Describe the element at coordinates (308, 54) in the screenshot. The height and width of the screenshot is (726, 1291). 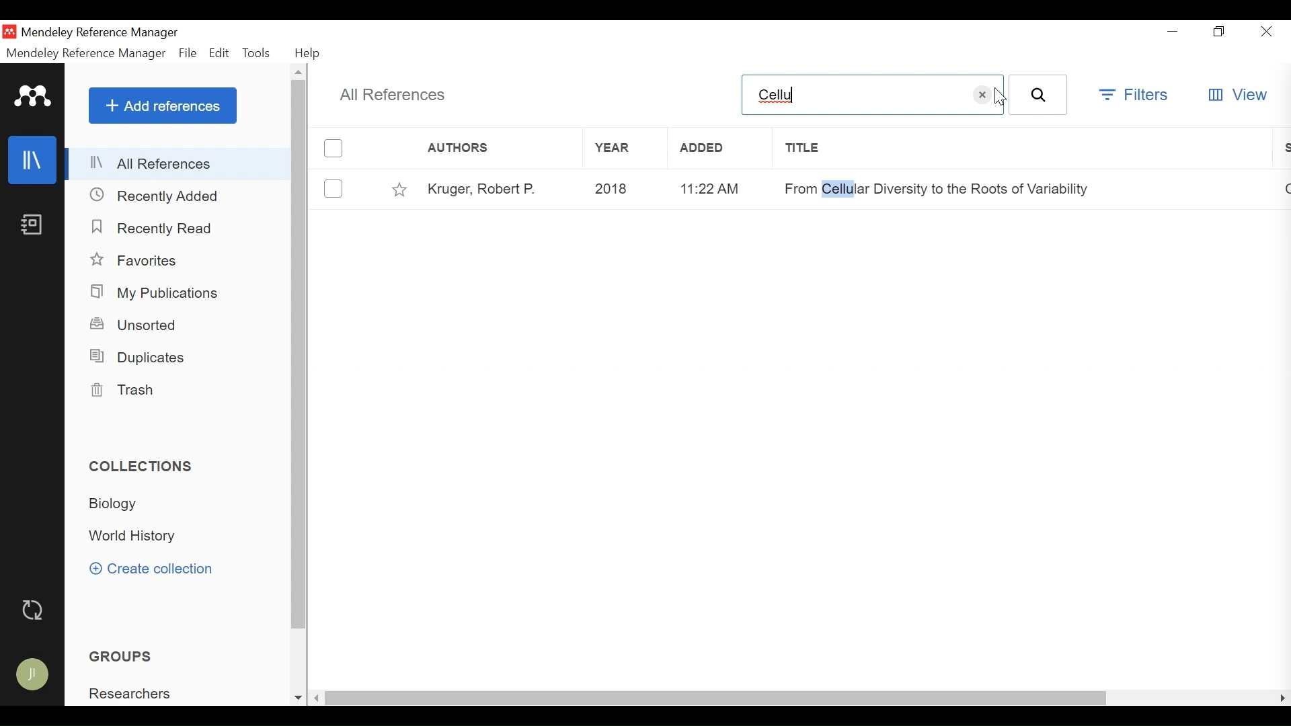
I see `Help` at that location.